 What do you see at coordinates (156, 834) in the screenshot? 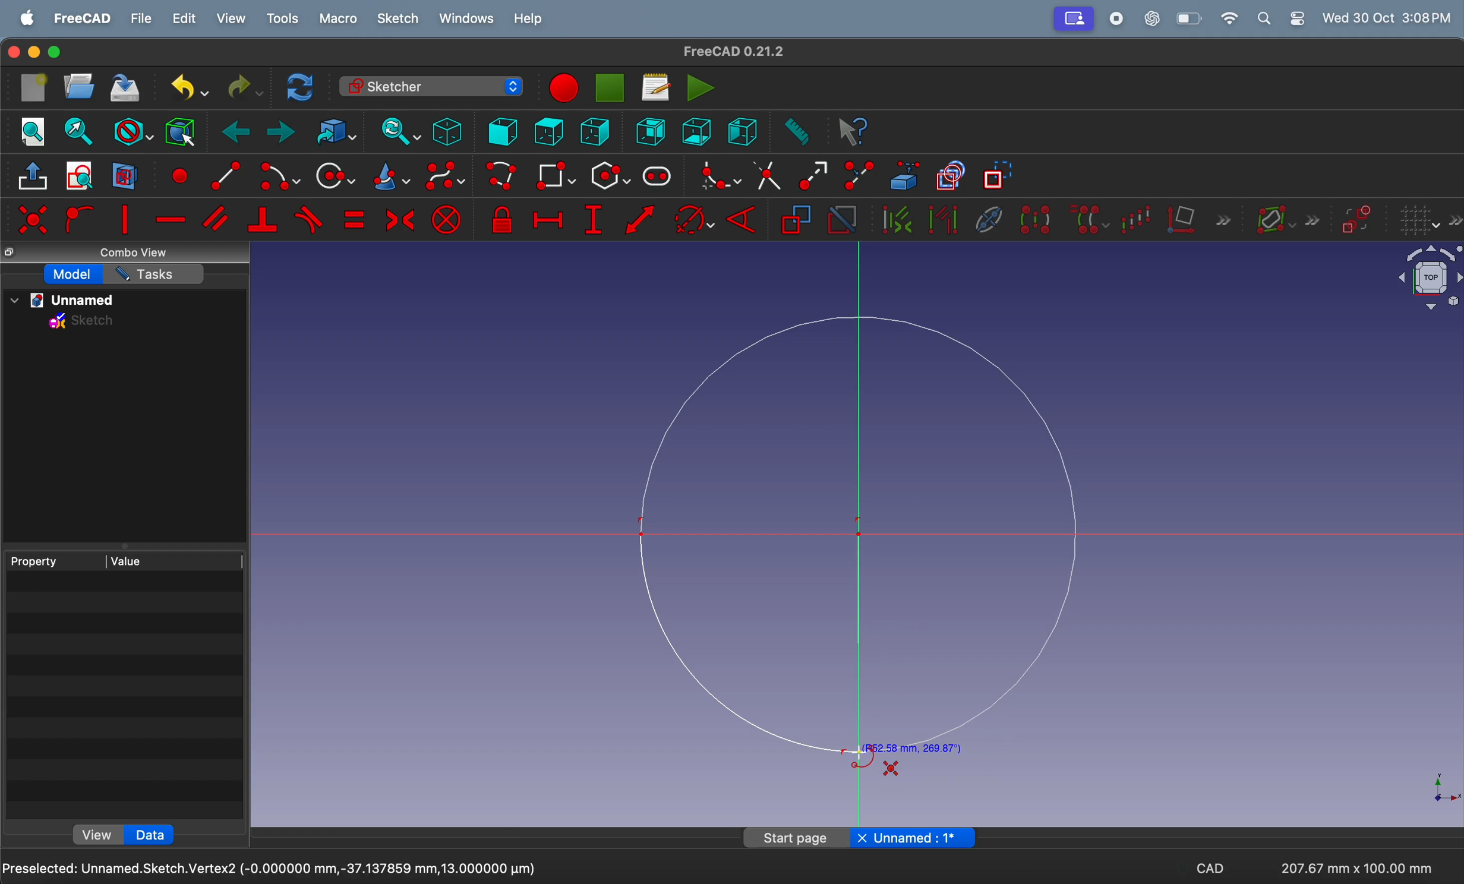
I see `data` at bounding box center [156, 834].